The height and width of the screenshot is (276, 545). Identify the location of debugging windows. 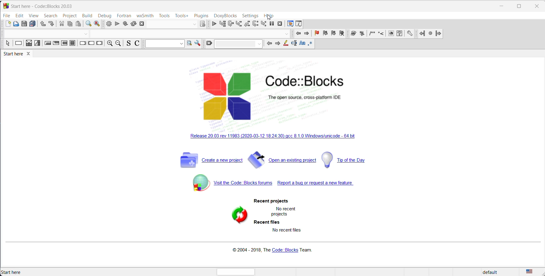
(290, 24).